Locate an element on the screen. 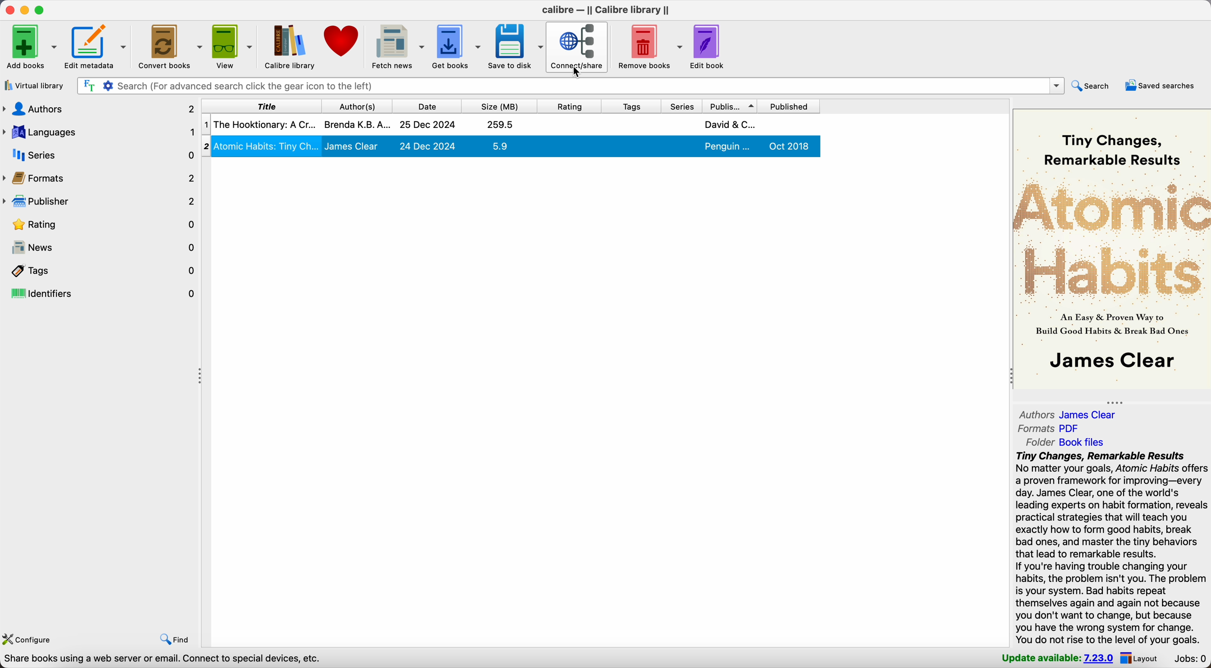  David & C is located at coordinates (730, 124).